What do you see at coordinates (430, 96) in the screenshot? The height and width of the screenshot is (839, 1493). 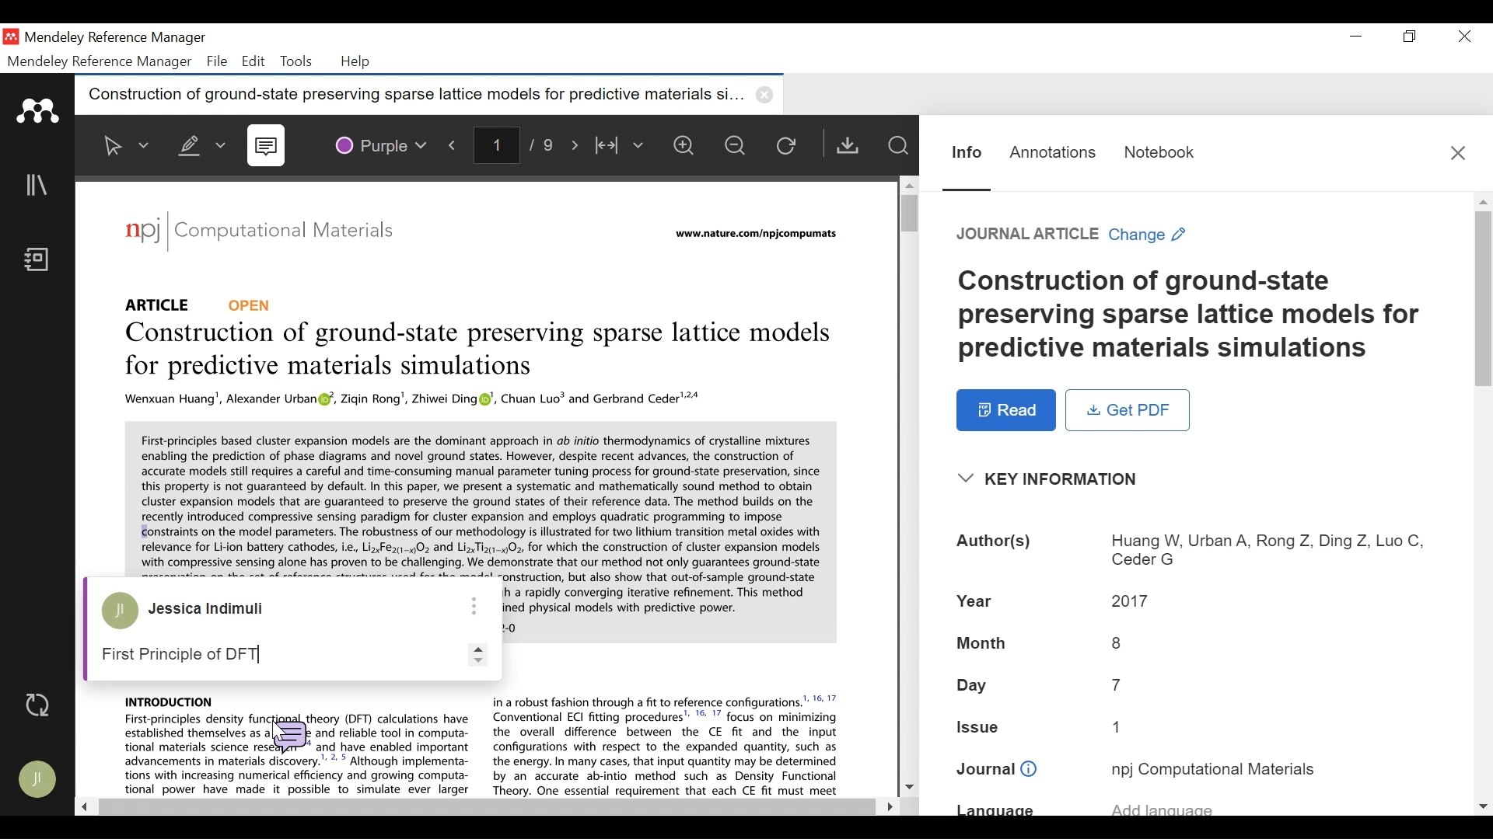 I see `Current Tab` at bounding box center [430, 96].